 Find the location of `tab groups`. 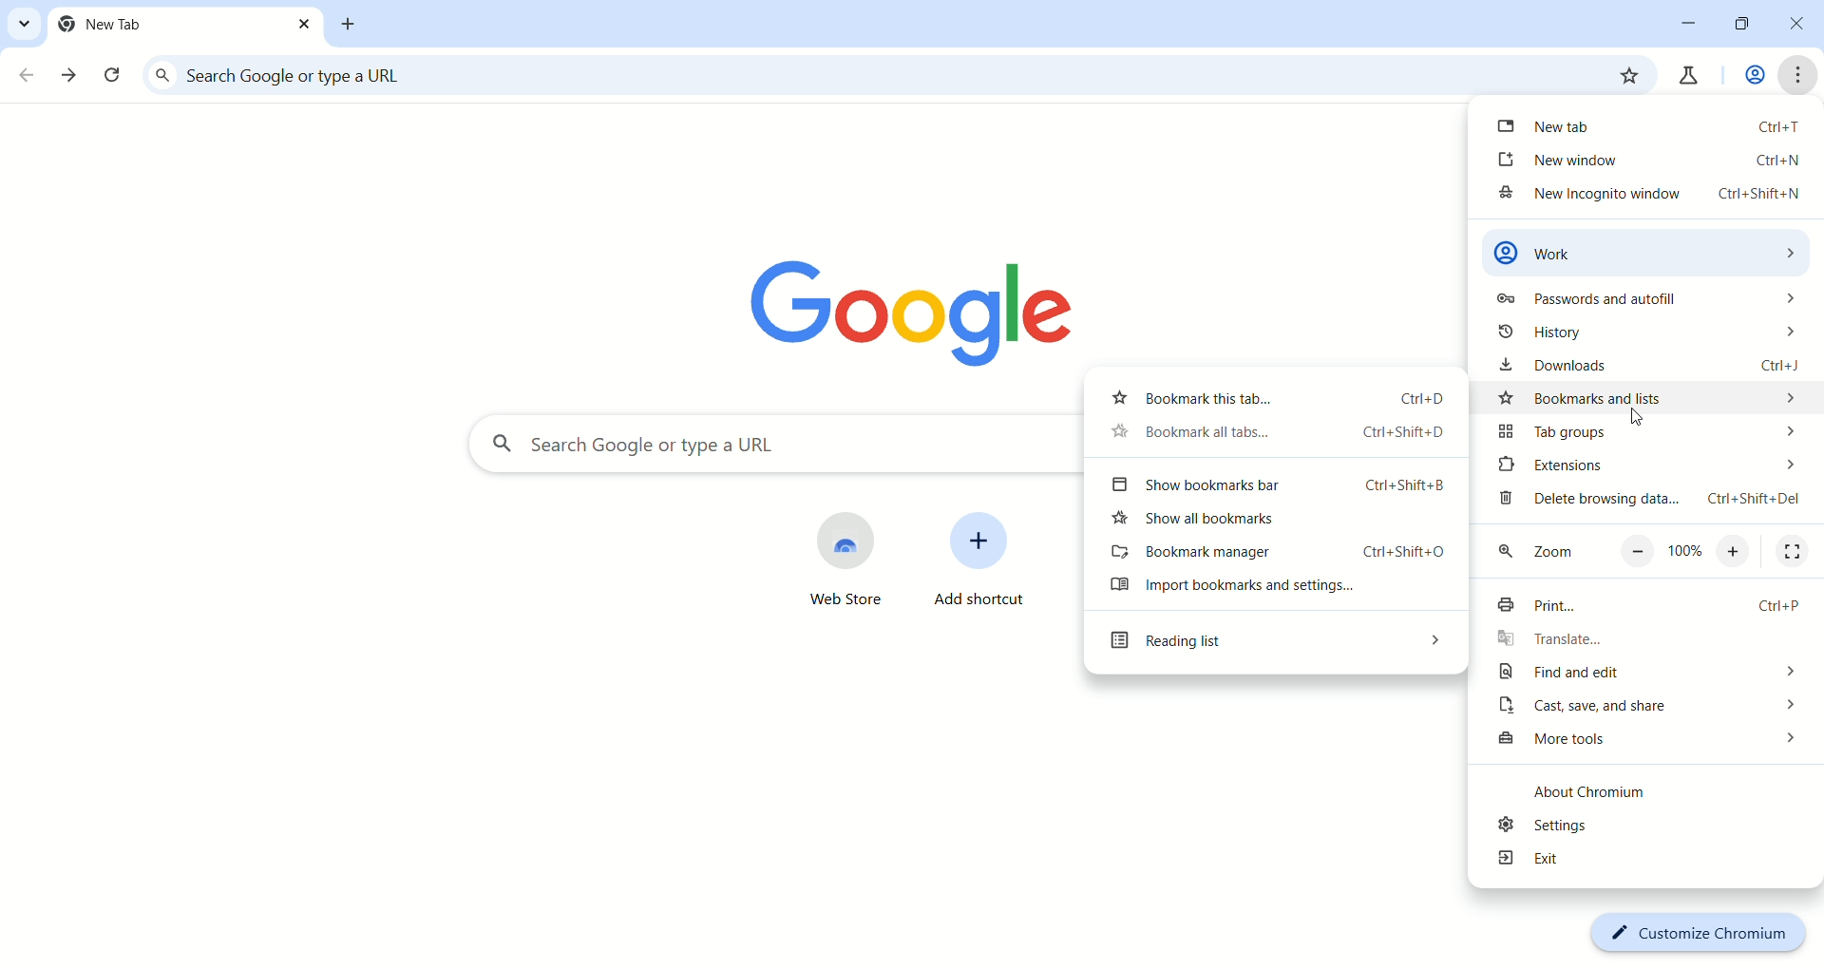

tab groups is located at coordinates (1643, 432).